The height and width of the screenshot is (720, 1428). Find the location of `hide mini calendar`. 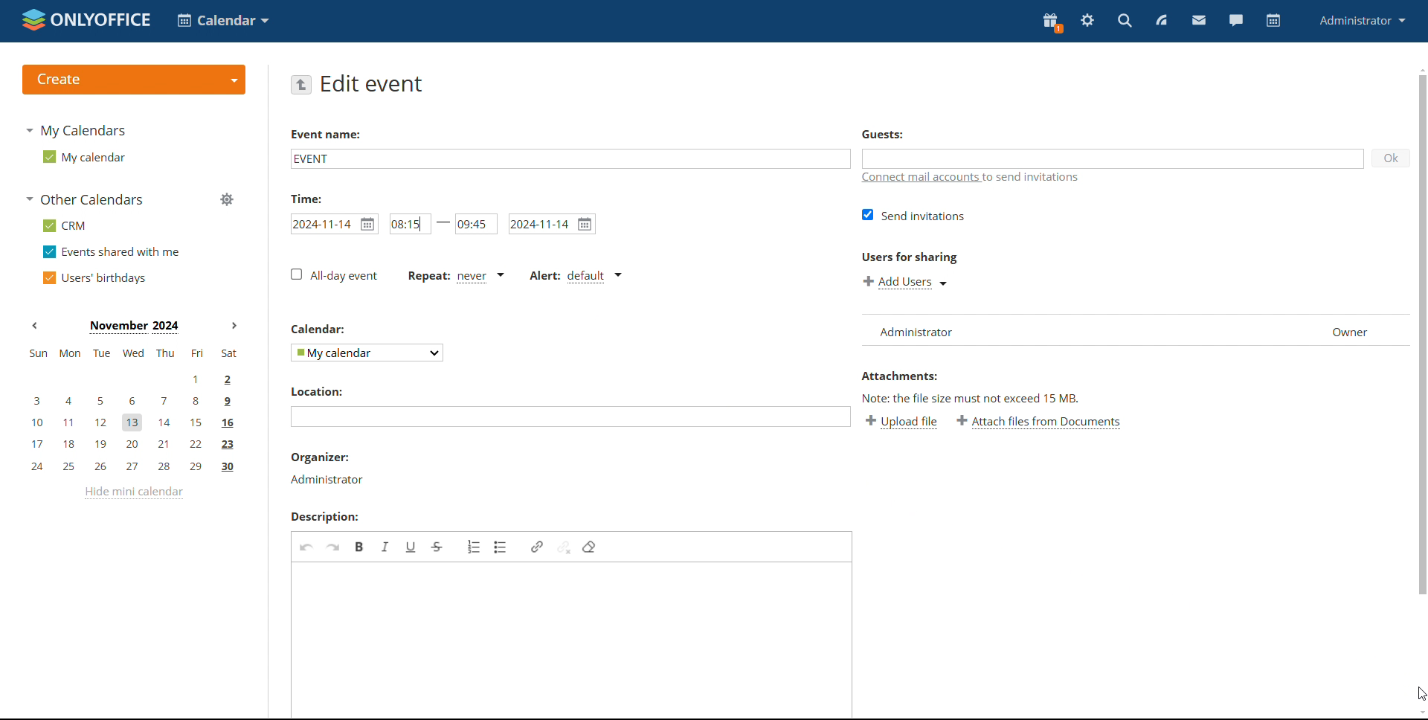

hide mini calendar is located at coordinates (132, 493).